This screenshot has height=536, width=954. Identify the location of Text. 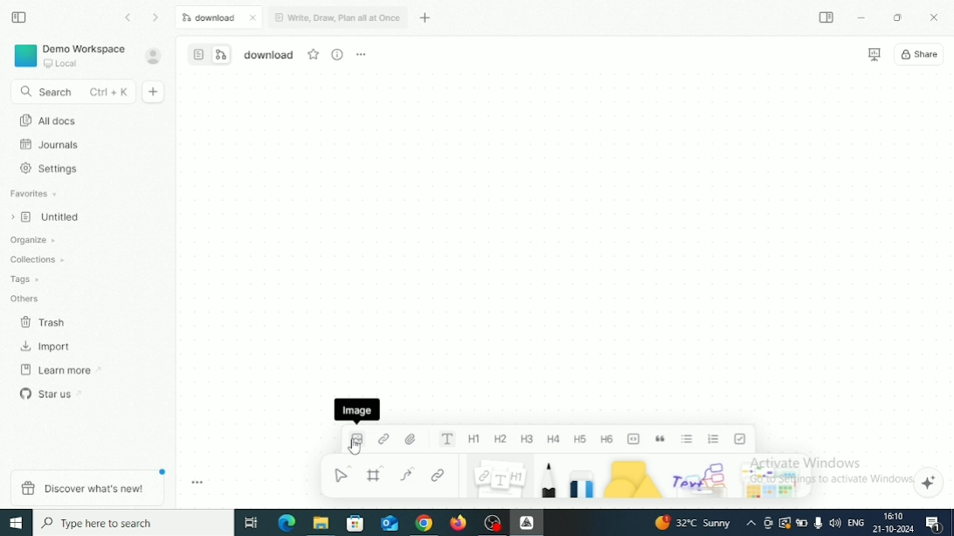
(447, 439).